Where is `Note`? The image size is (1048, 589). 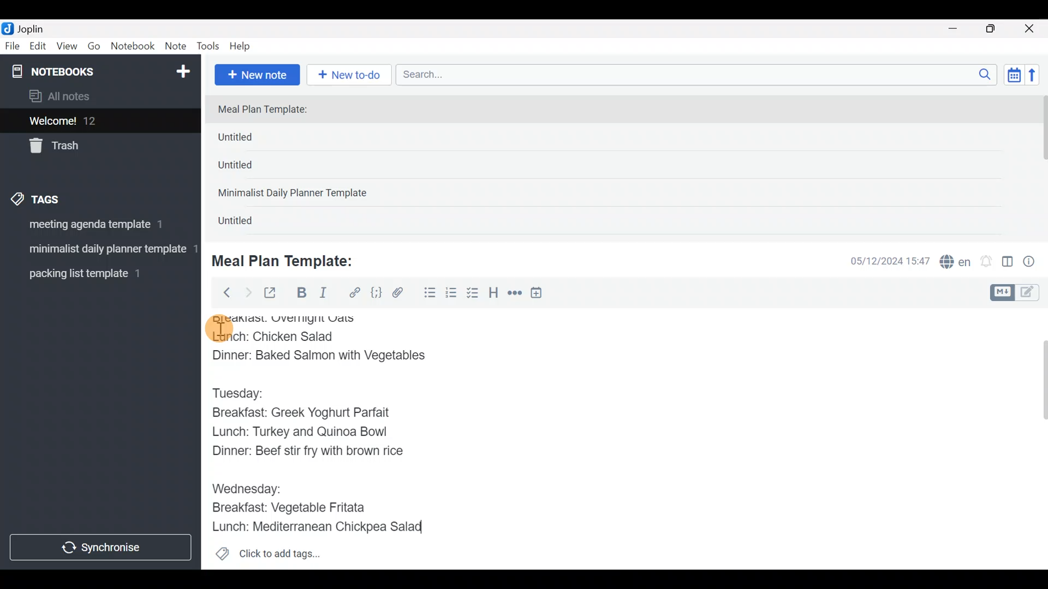
Note is located at coordinates (178, 47).